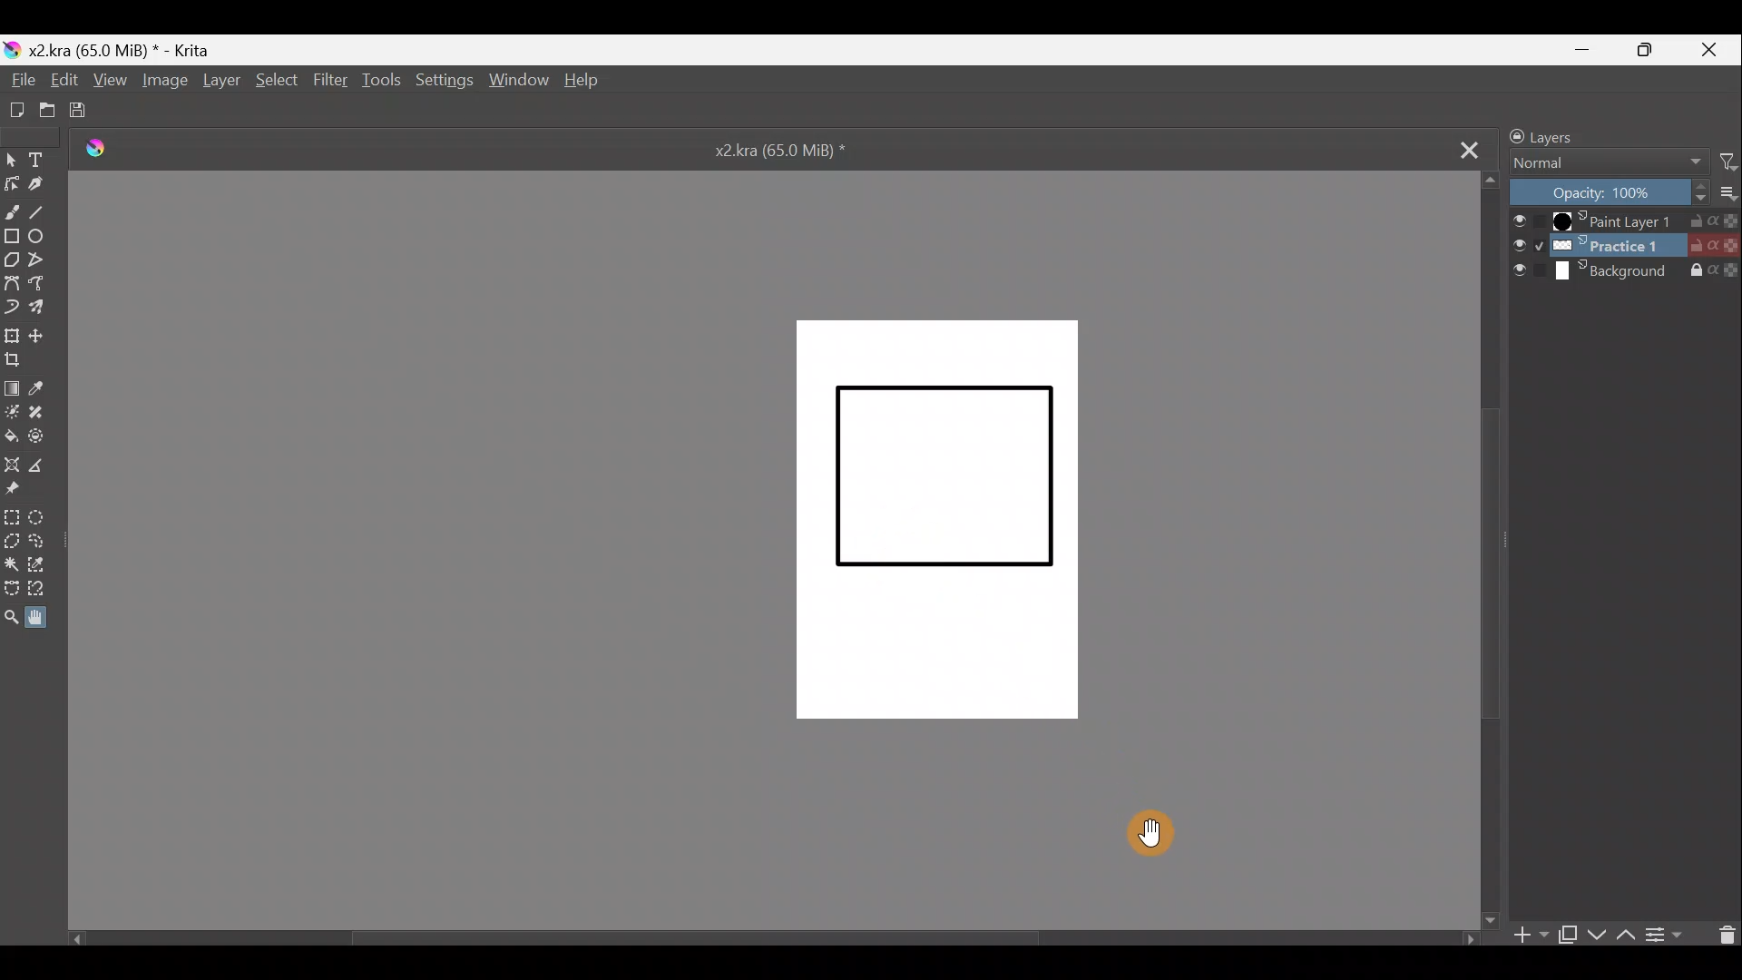 This screenshot has height=980, width=1742. I want to click on Line tool, so click(45, 209).